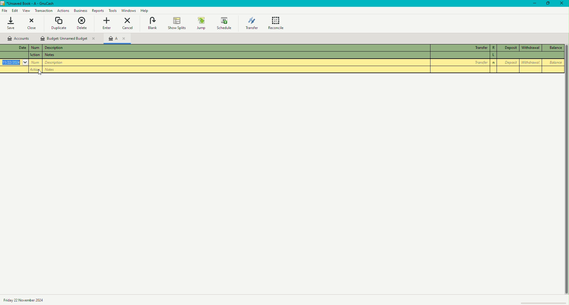 The height and width of the screenshot is (305, 569). I want to click on cursor, so click(40, 72).